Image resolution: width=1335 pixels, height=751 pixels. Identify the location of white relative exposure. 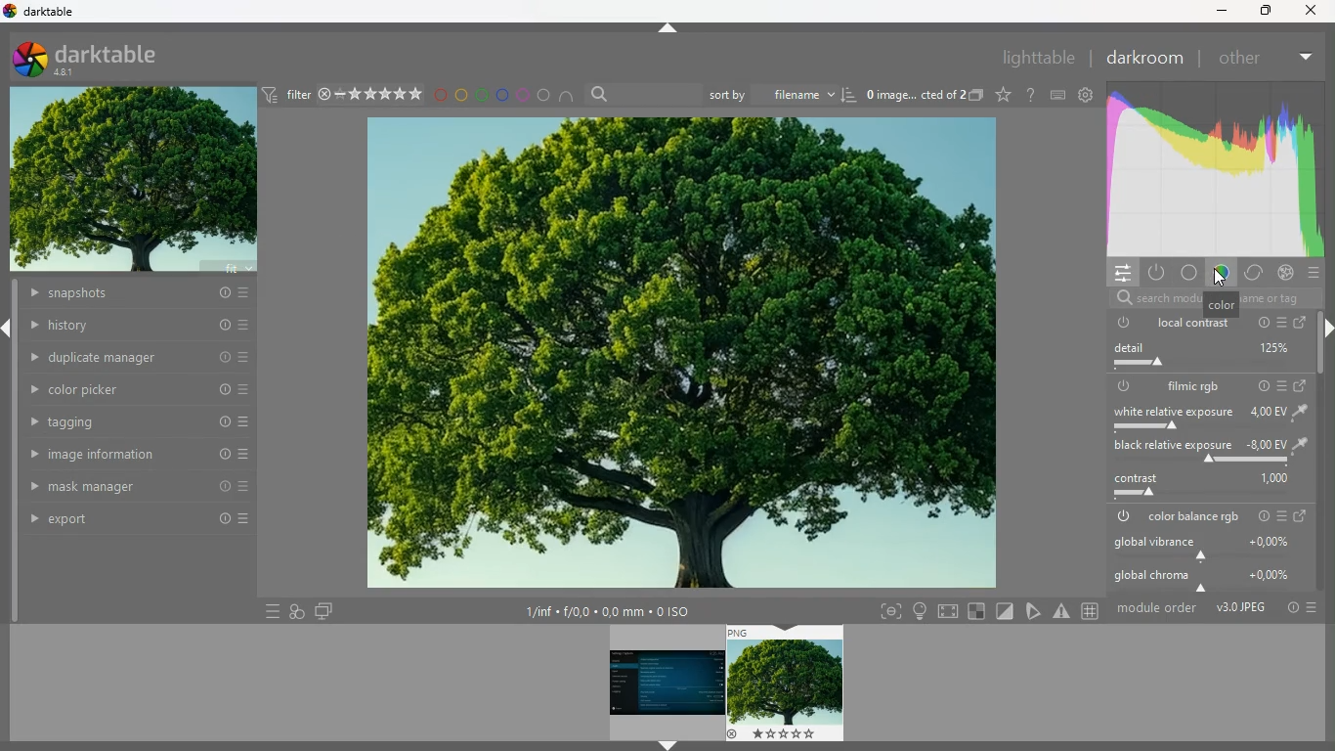
(1206, 420).